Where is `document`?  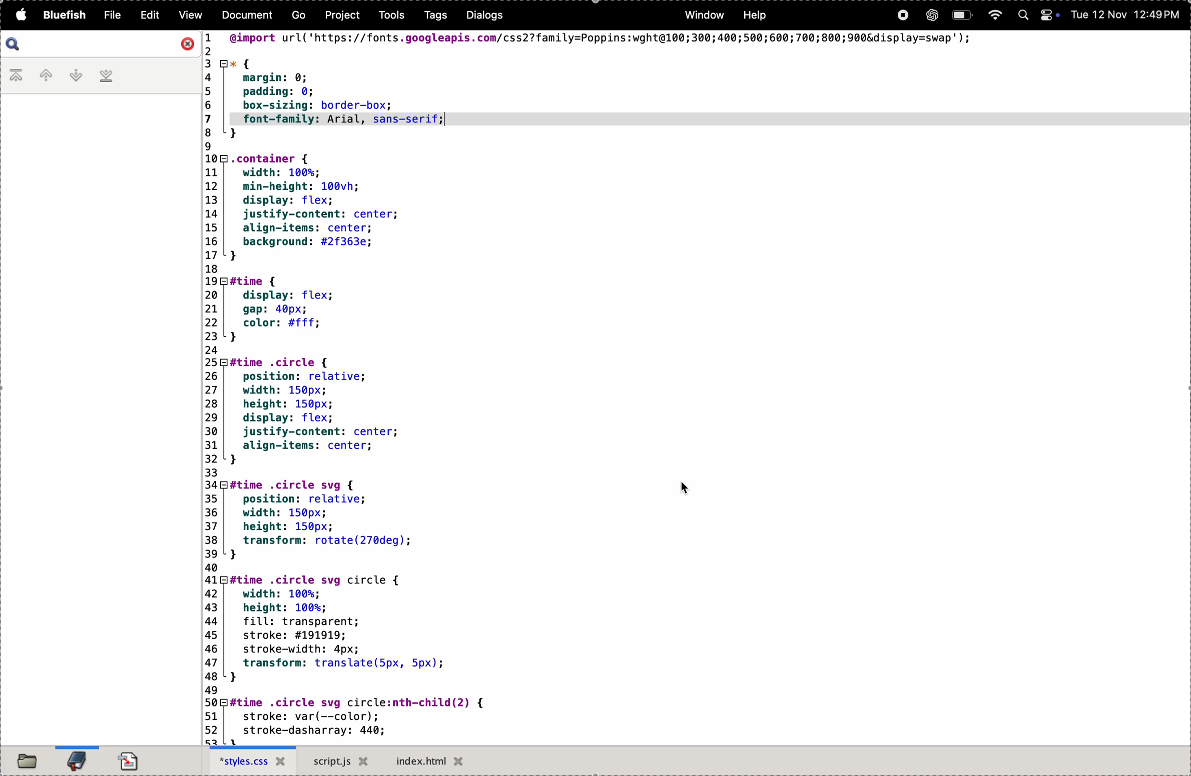 document is located at coordinates (246, 15).